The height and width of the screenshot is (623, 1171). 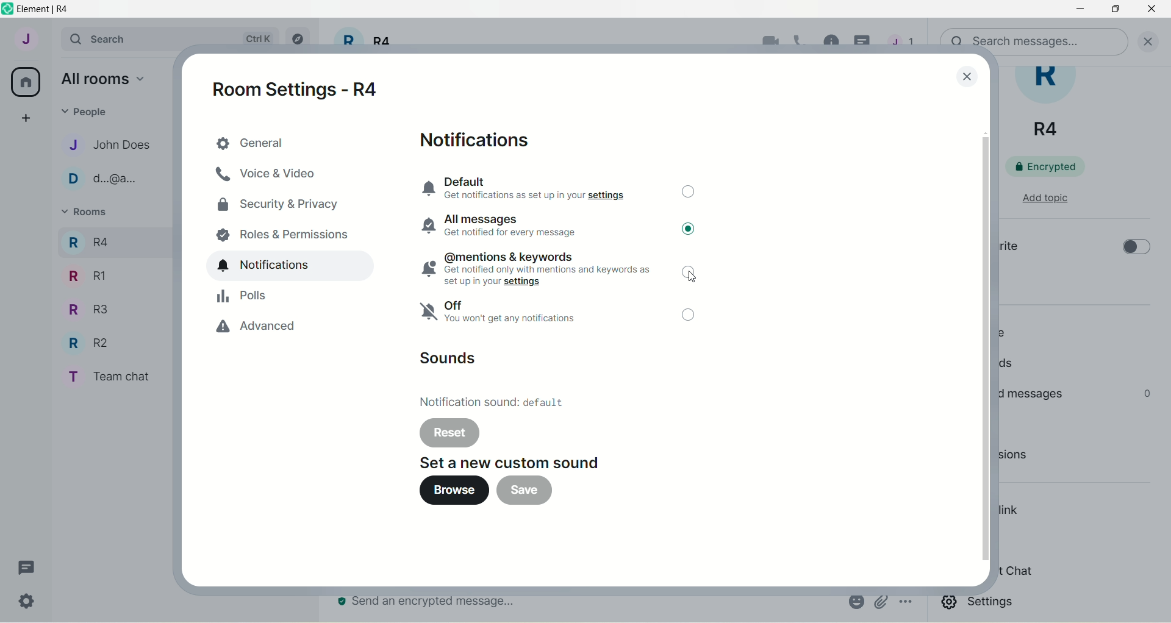 What do you see at coordinates (532, 493) in the screenshot?
I see `save` at bounding box center [532, 493].